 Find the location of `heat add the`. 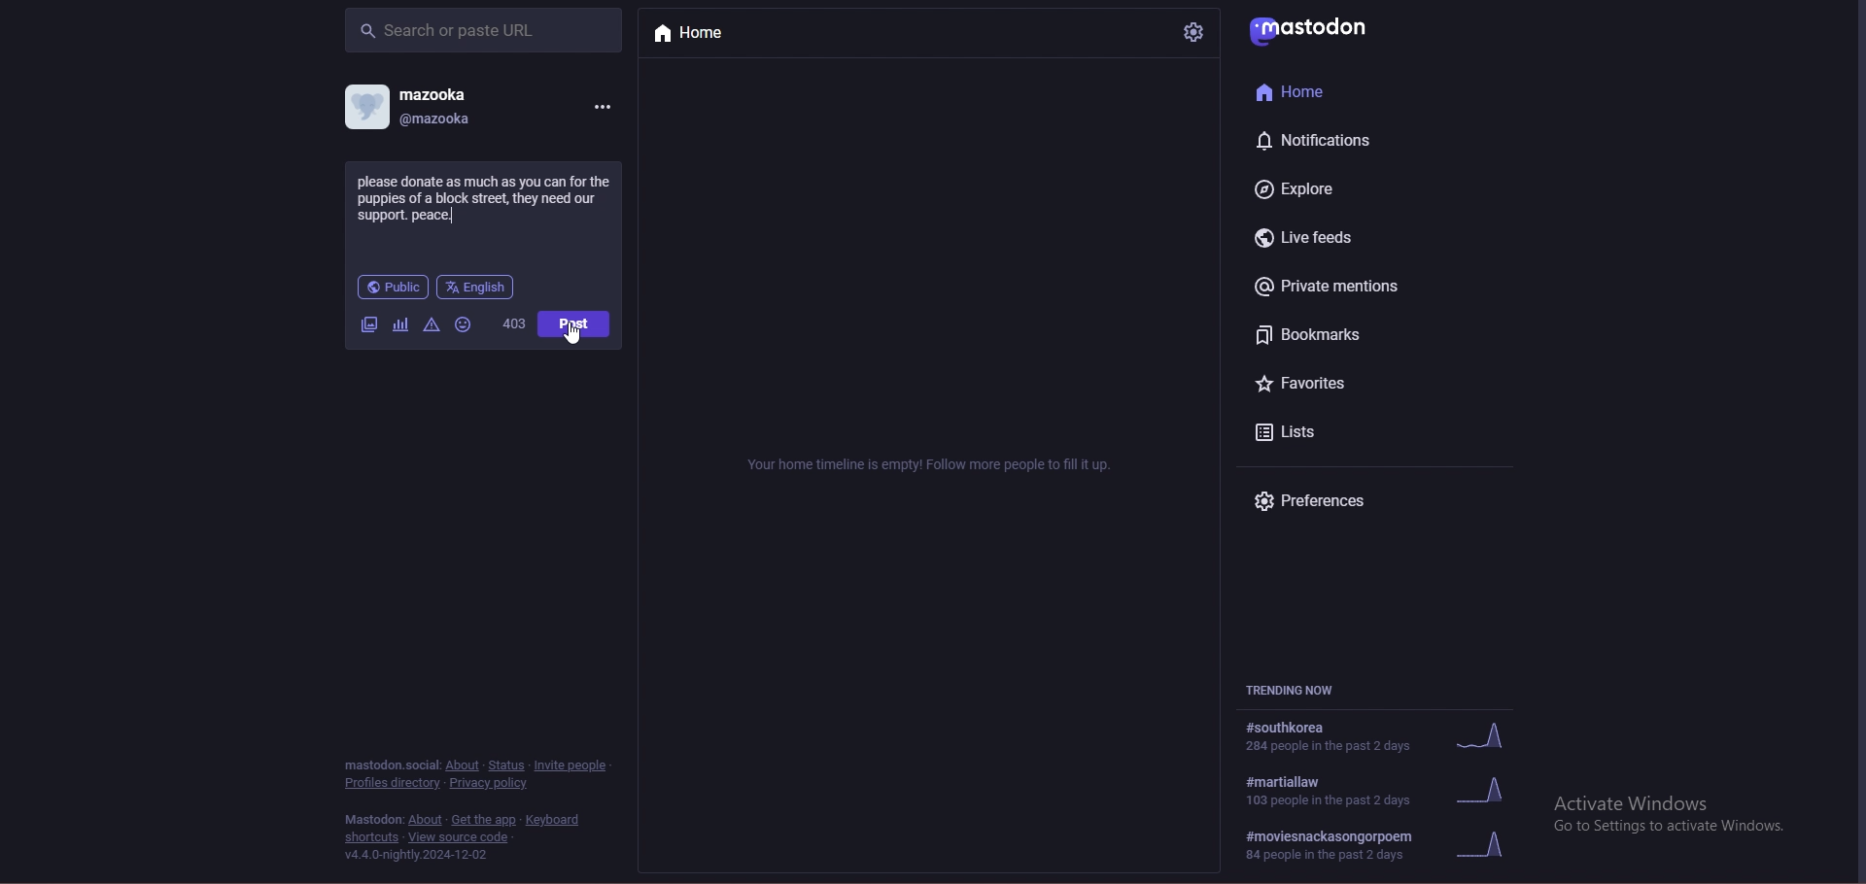

heat add the is located at coordinates (483, 820).